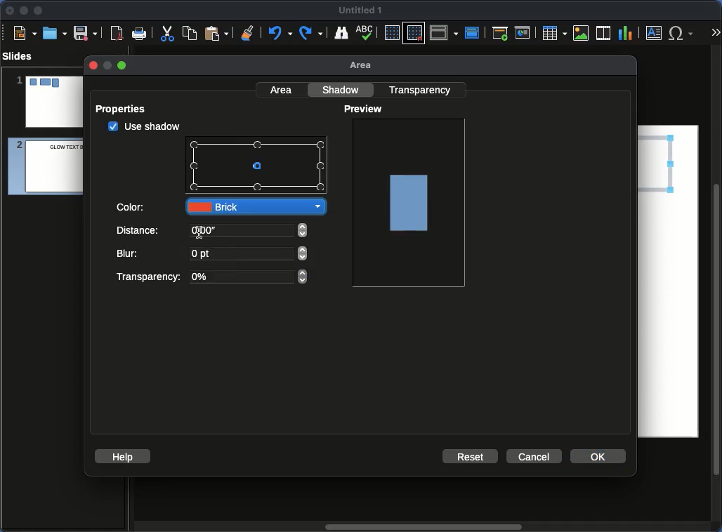 The image size is (722, 532). What do you see at coordinates (599, 455) in the screenshot?
I see `OK` at bounding box center [599, 455].